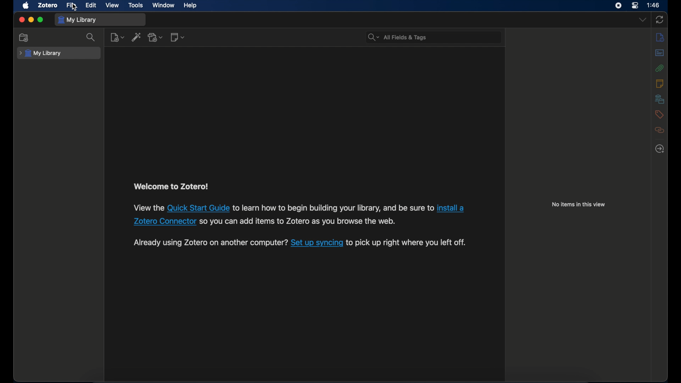 This screenshot has width=681, height=383. Describe the element at coordinates (660, 83) in the screenshot. I see `notes` at that location.